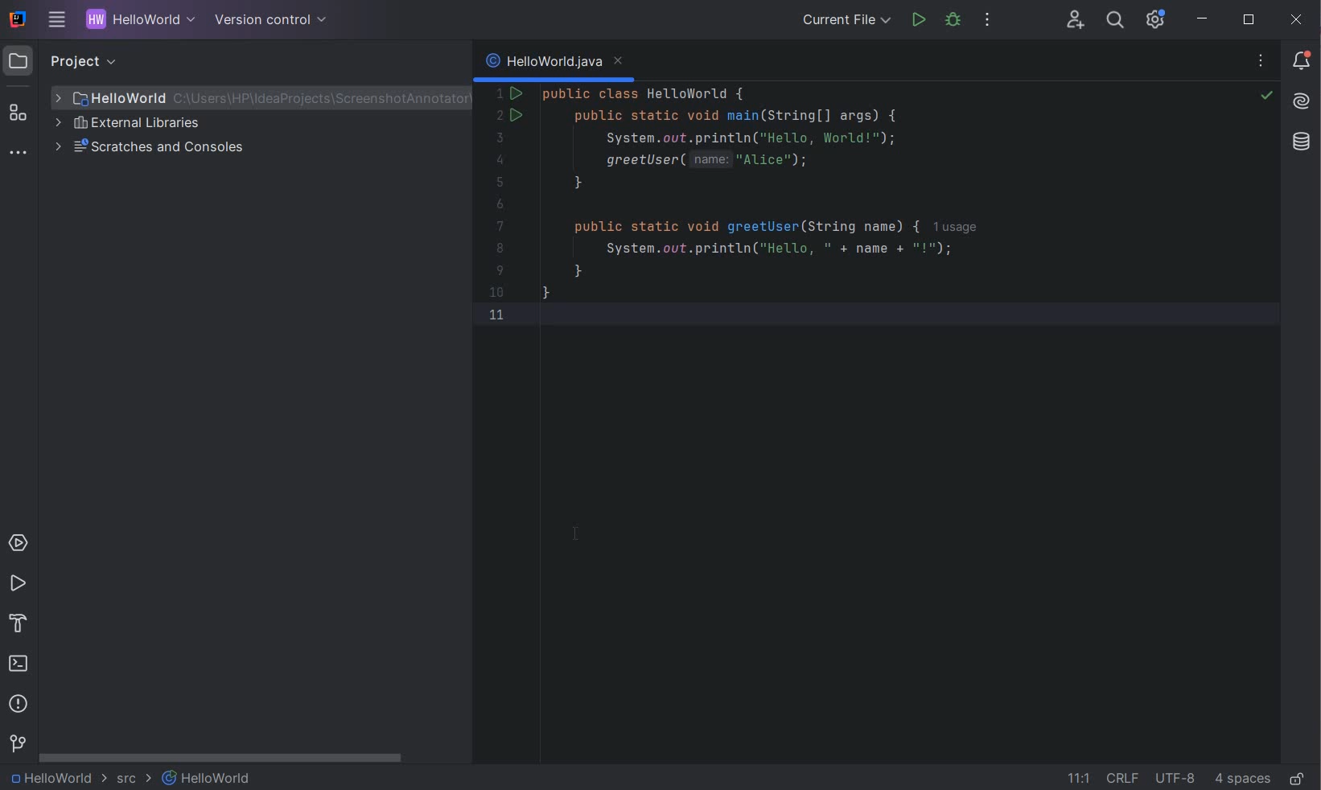 The image size is (1321, 790). What do you see at coordinates (1121, 778) in the screenshot?
I see `LINE SEPARATOR` at bounding box center [1121, 778].